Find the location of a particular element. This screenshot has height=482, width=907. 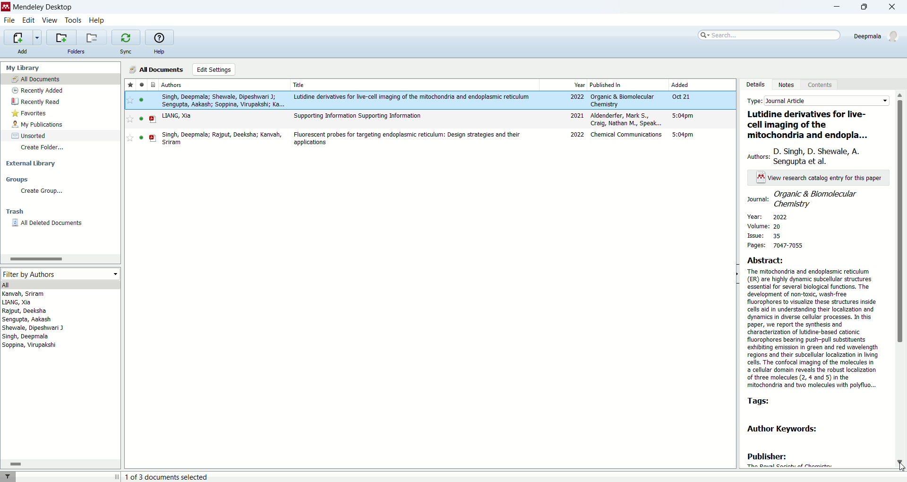

sorted is located at coordinates (29, 136).